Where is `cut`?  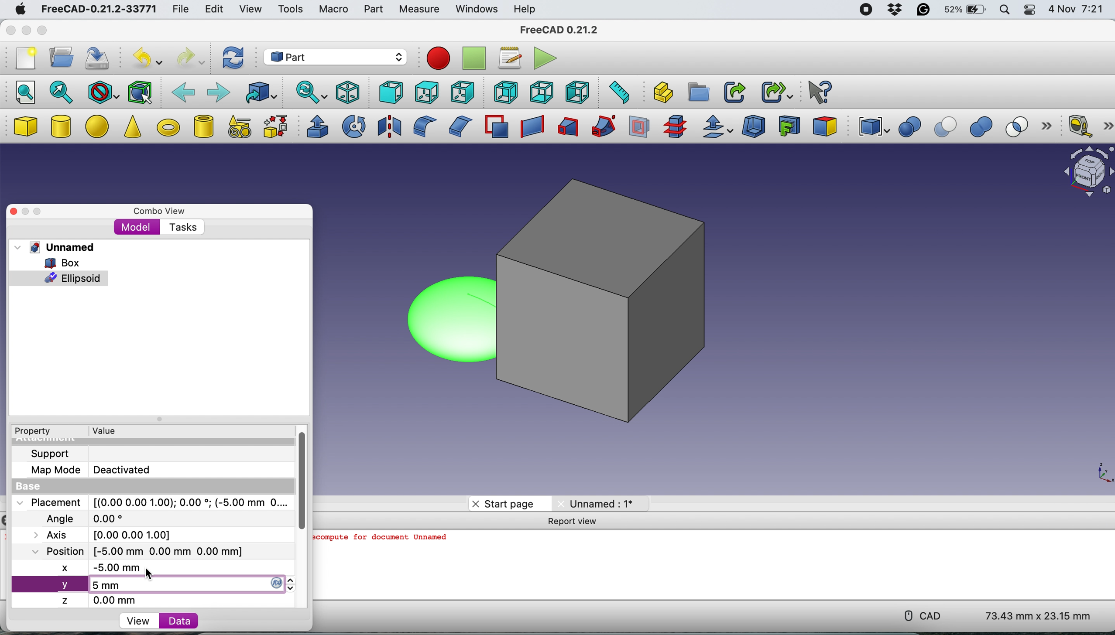 cut is located at coordinates (947, 127).